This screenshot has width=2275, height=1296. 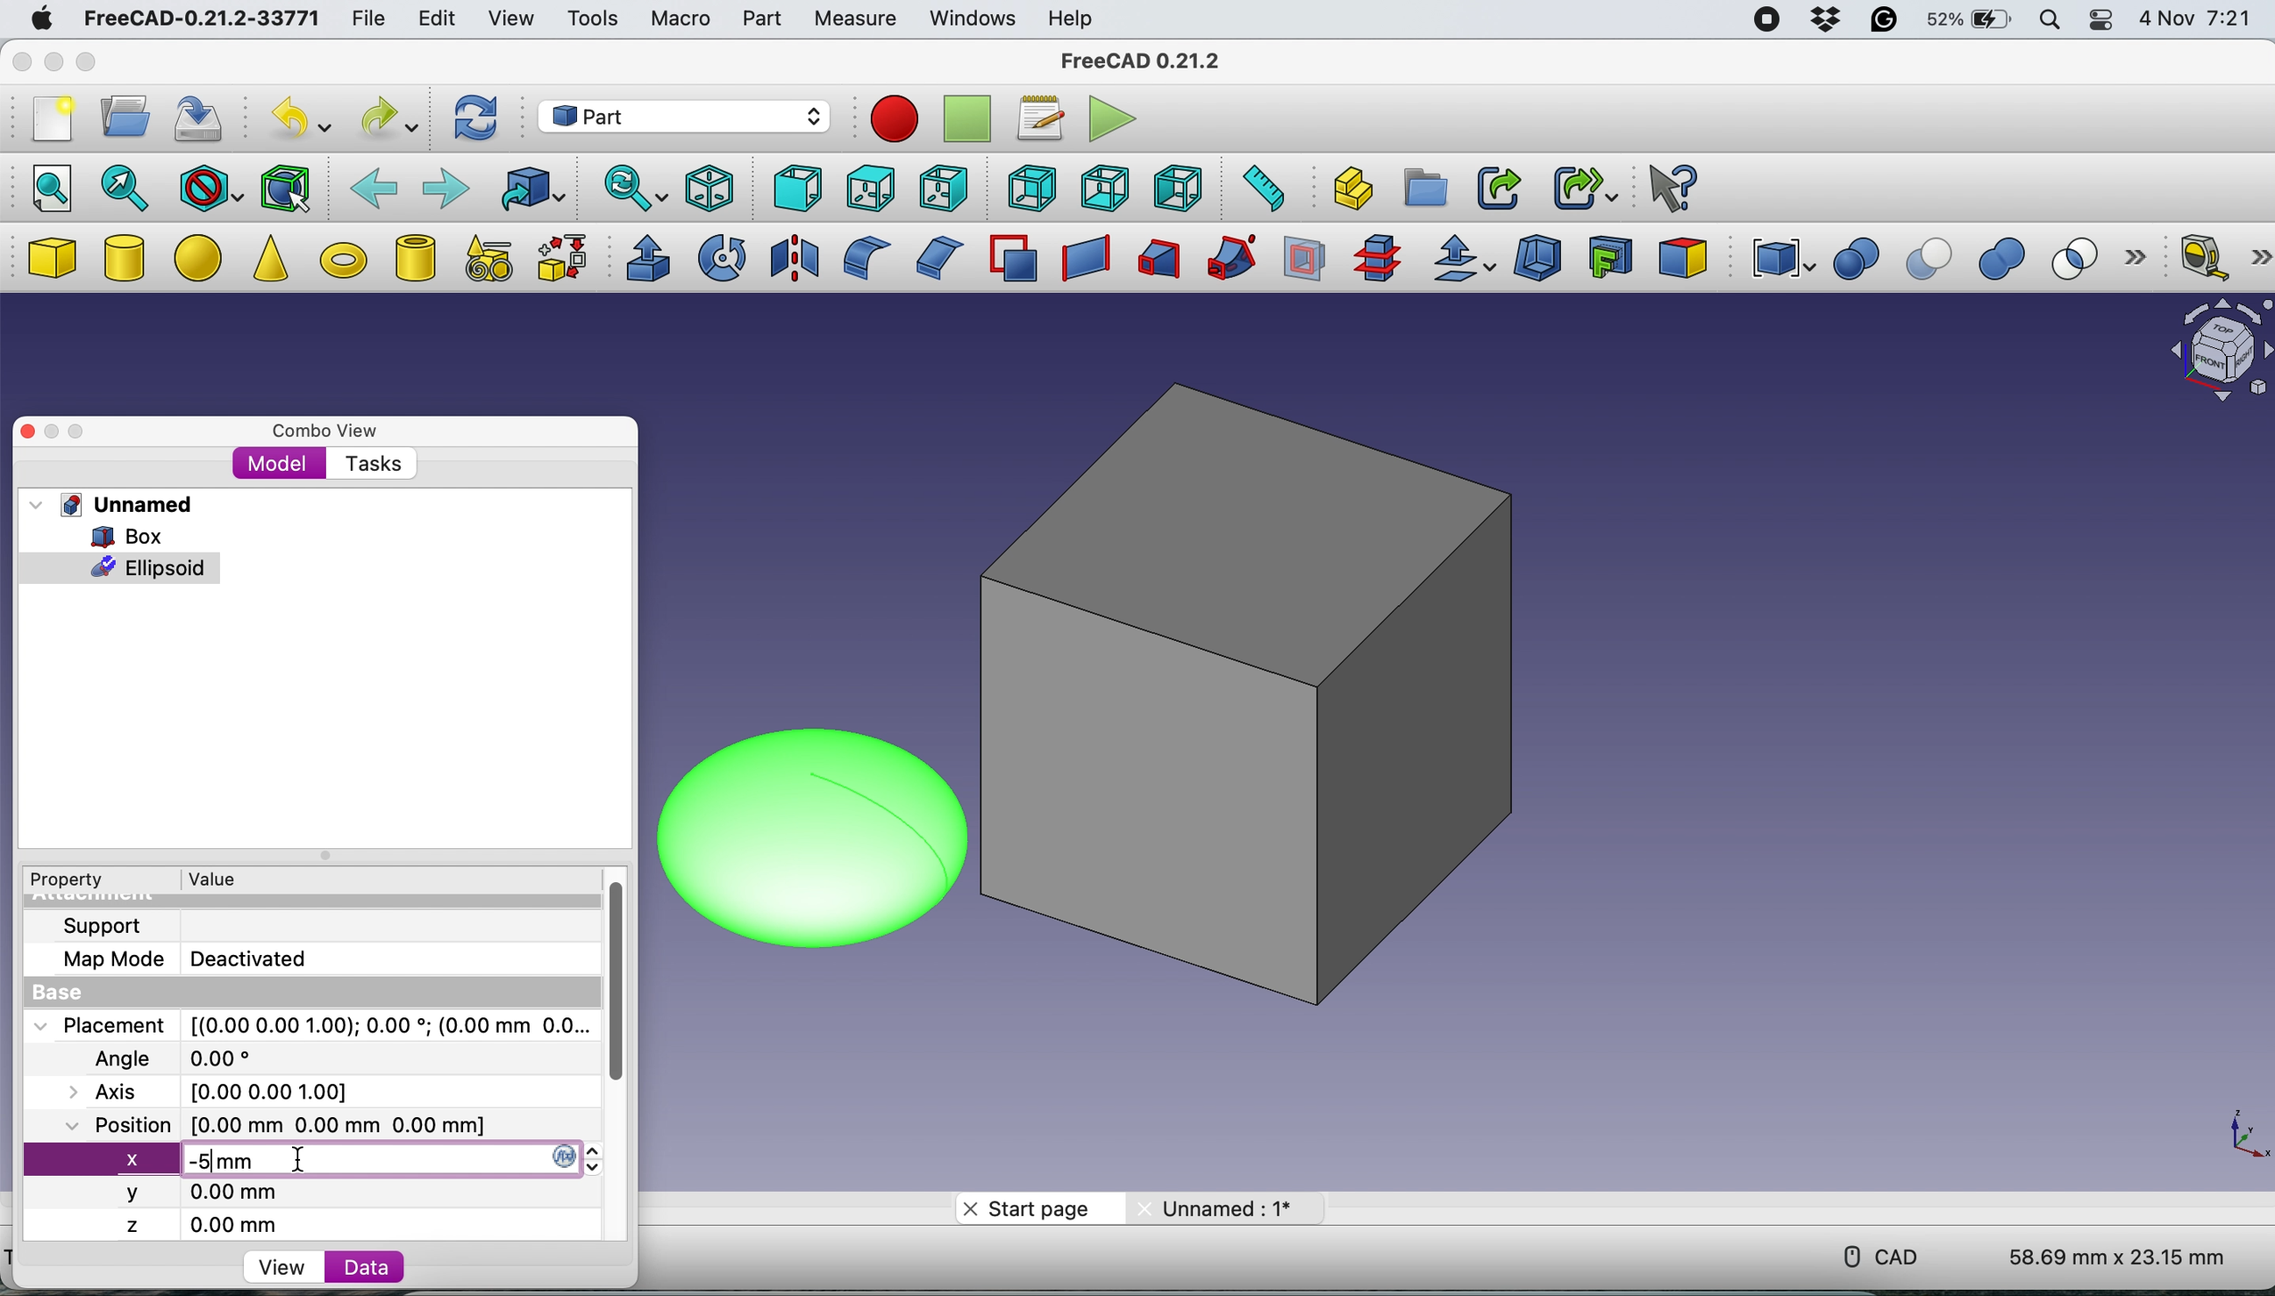 I want to click on isometric view, so click(x=711, y=188).